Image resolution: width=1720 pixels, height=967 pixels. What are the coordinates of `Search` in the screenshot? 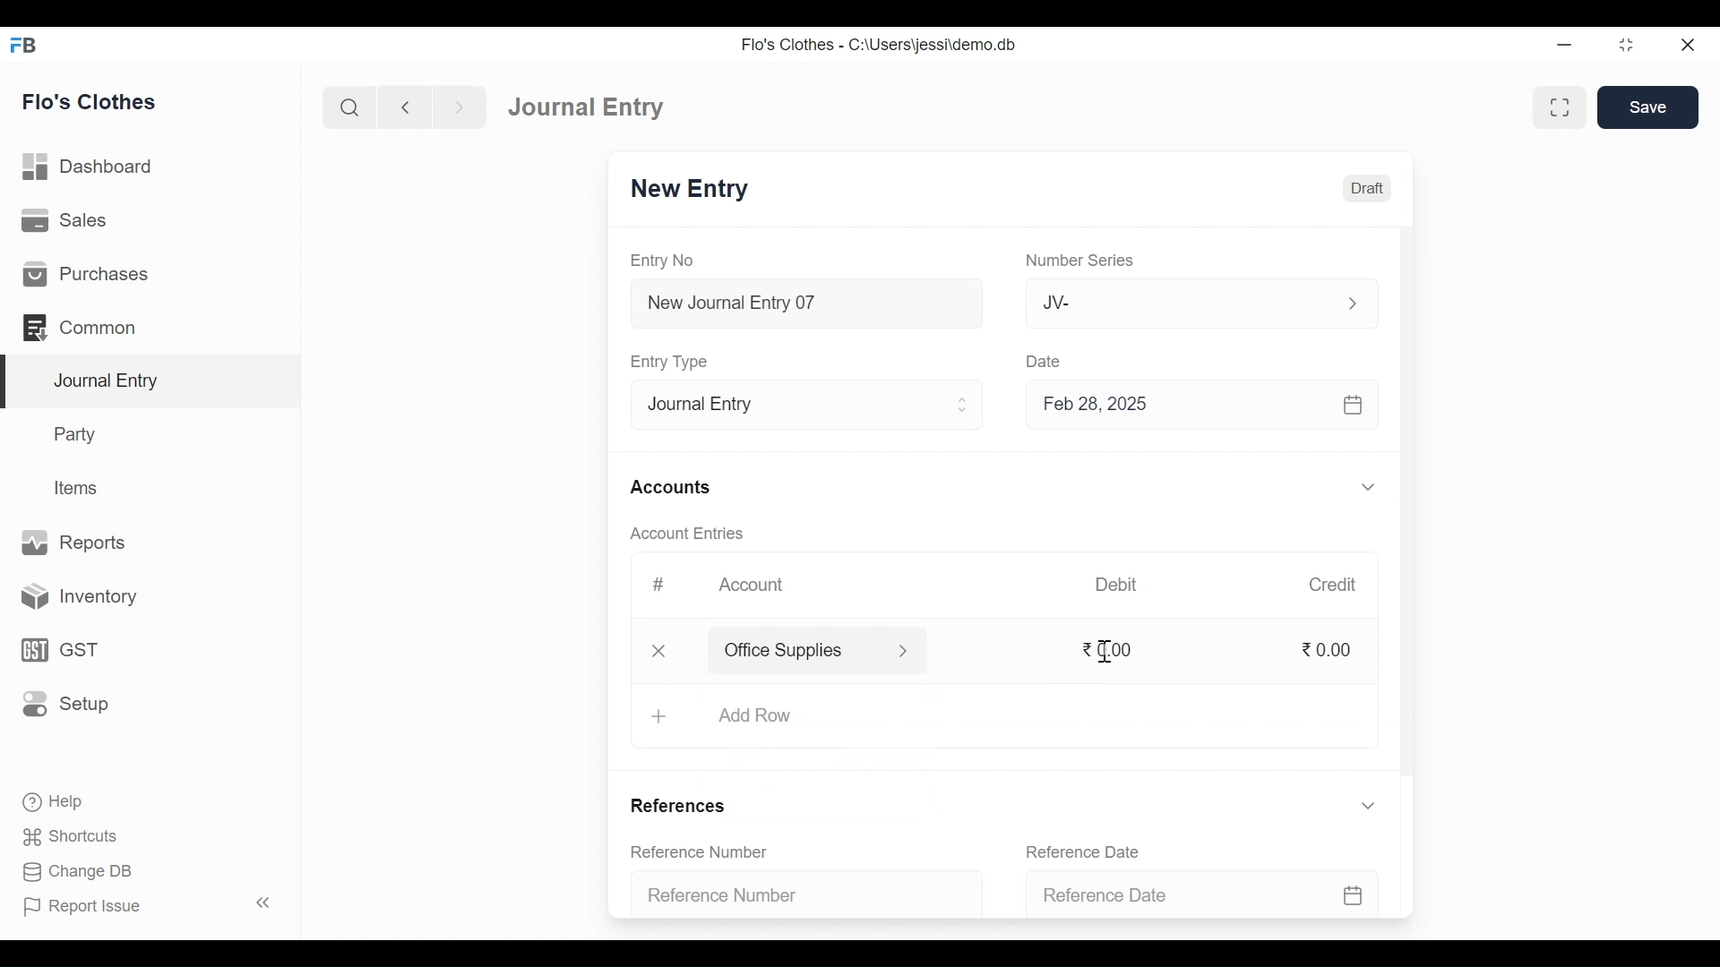 It's located at (349, 108).